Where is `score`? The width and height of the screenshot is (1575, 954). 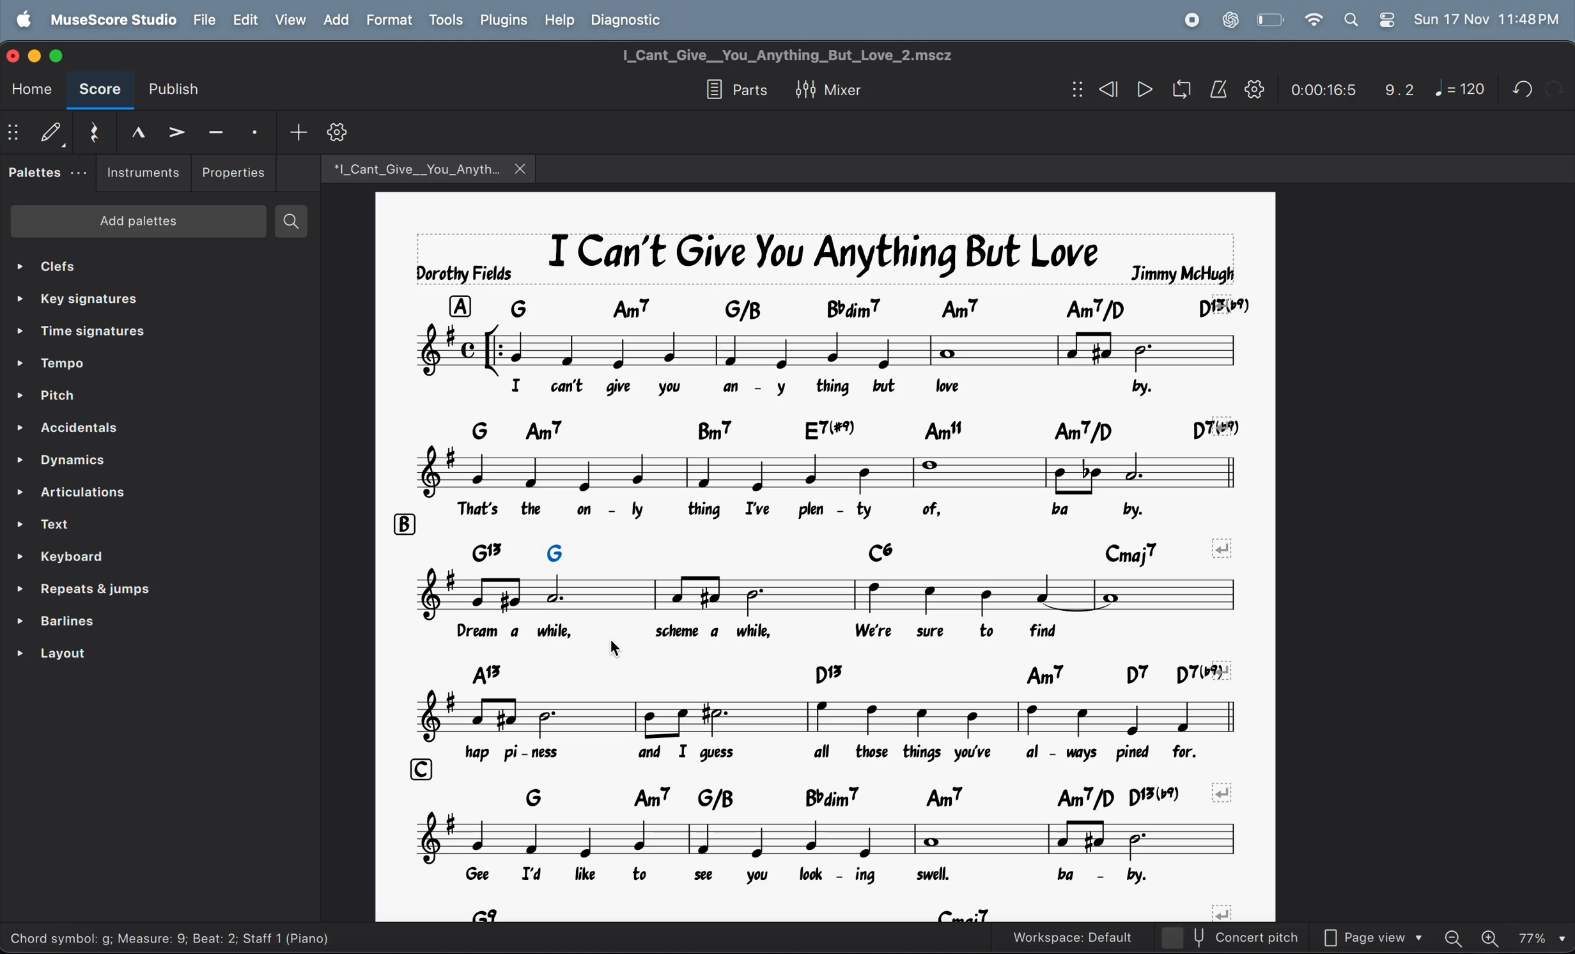 score is located at coordinates (100, 92).